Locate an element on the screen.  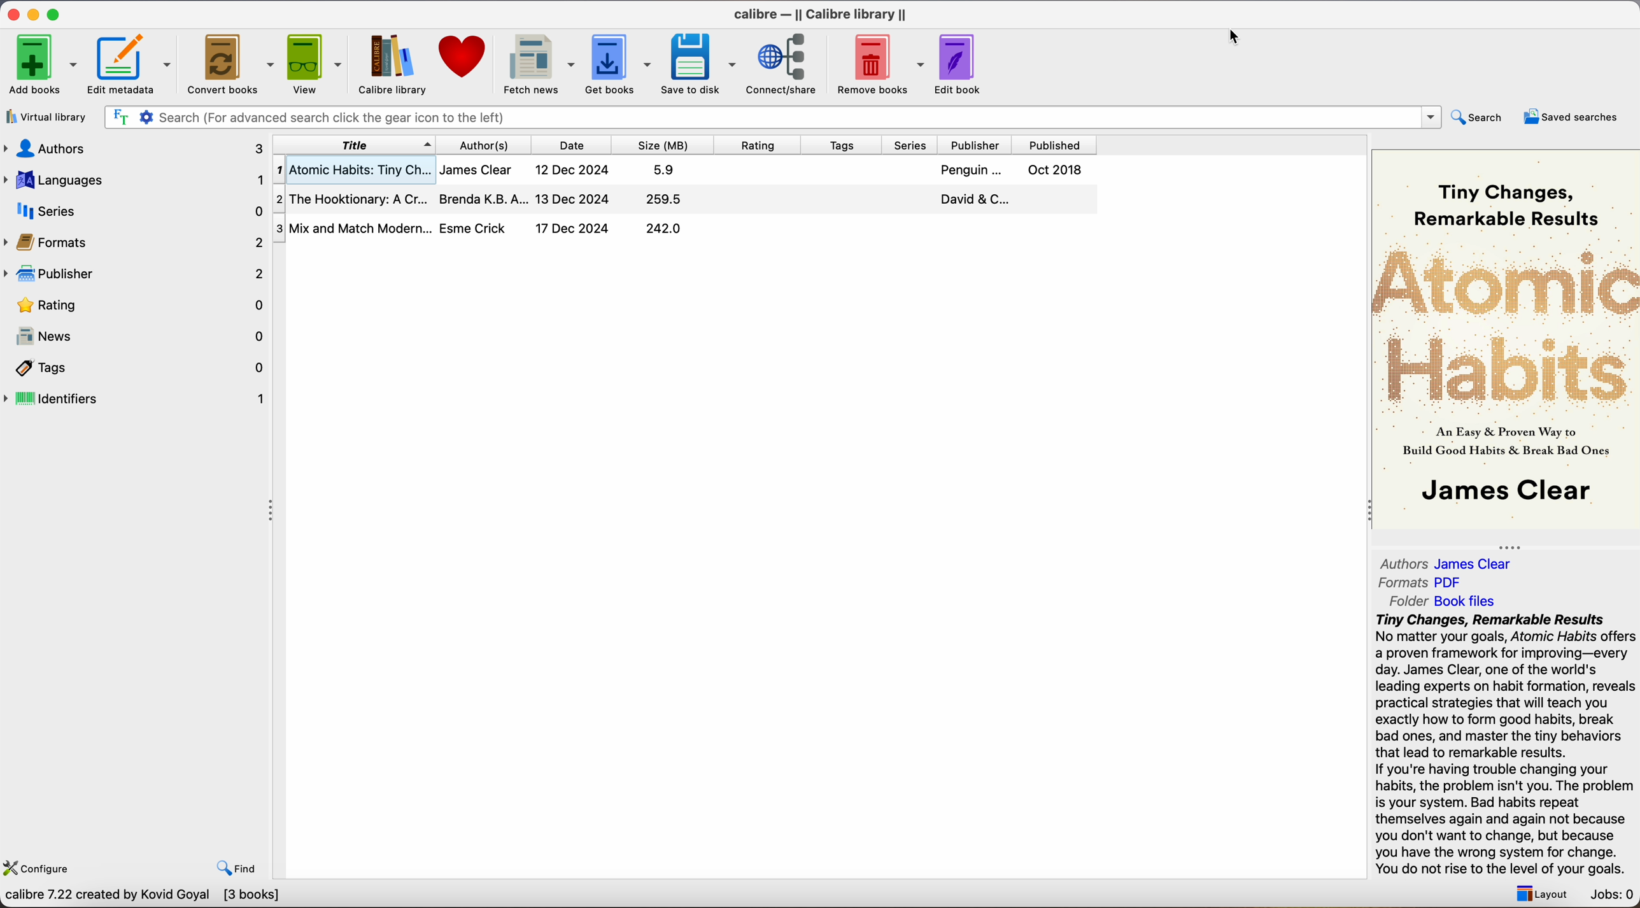
authors is located at coordinates (132, 148).